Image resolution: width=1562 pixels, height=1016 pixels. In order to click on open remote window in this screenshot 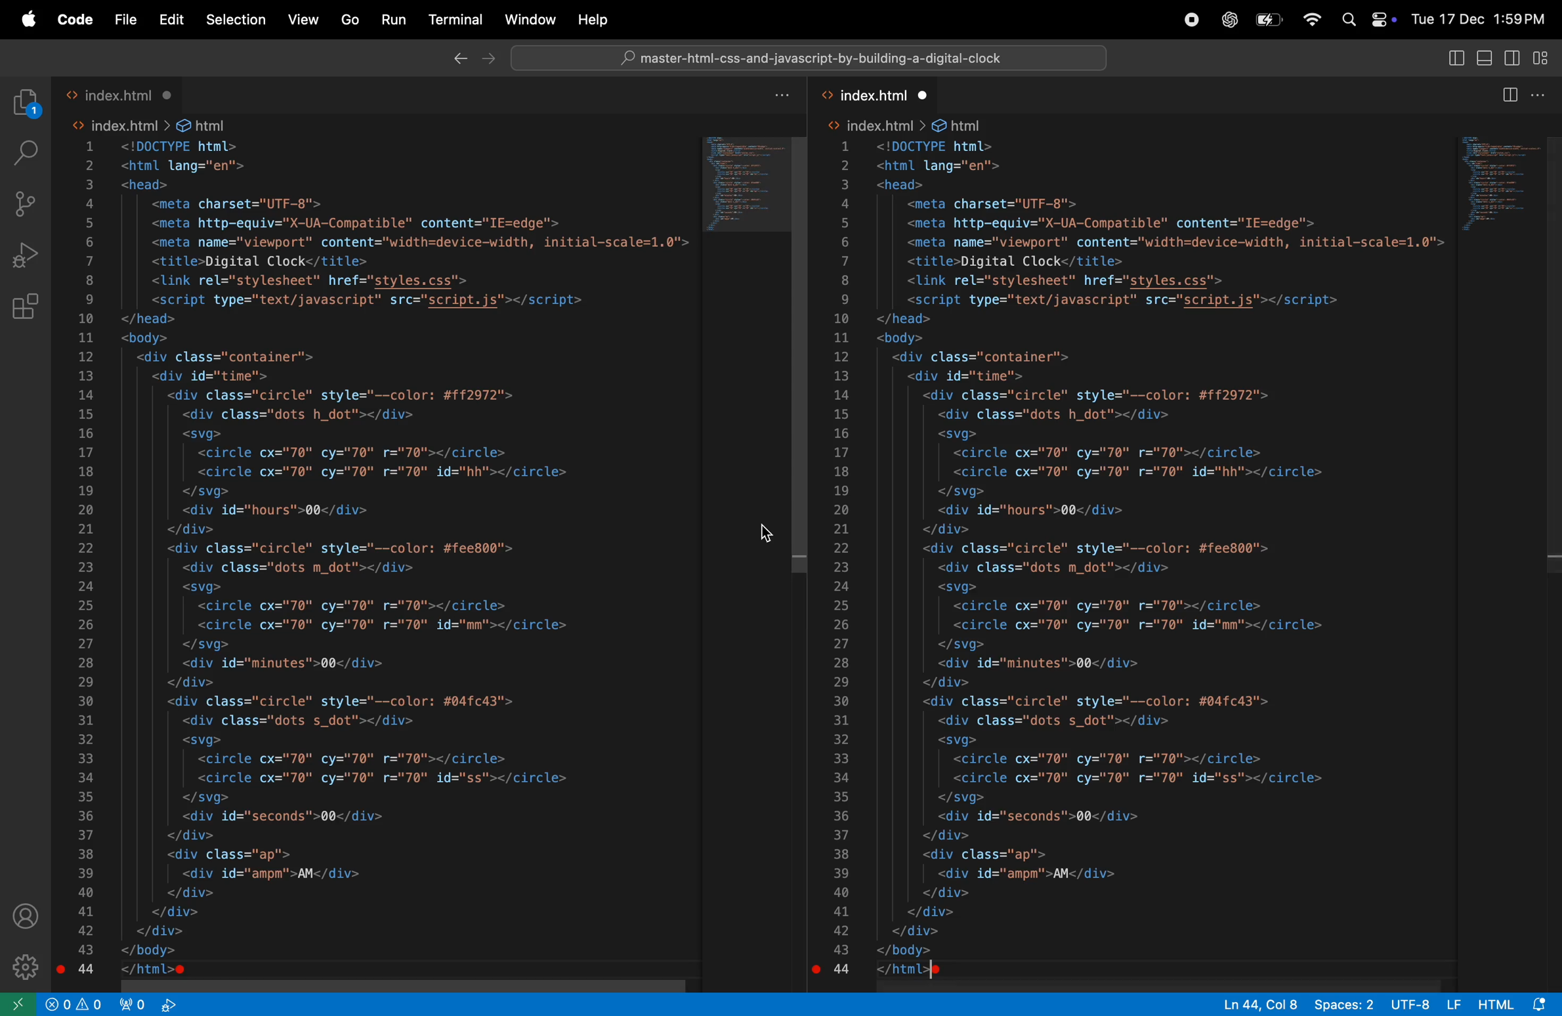, I will do `click(18, 1004)`.